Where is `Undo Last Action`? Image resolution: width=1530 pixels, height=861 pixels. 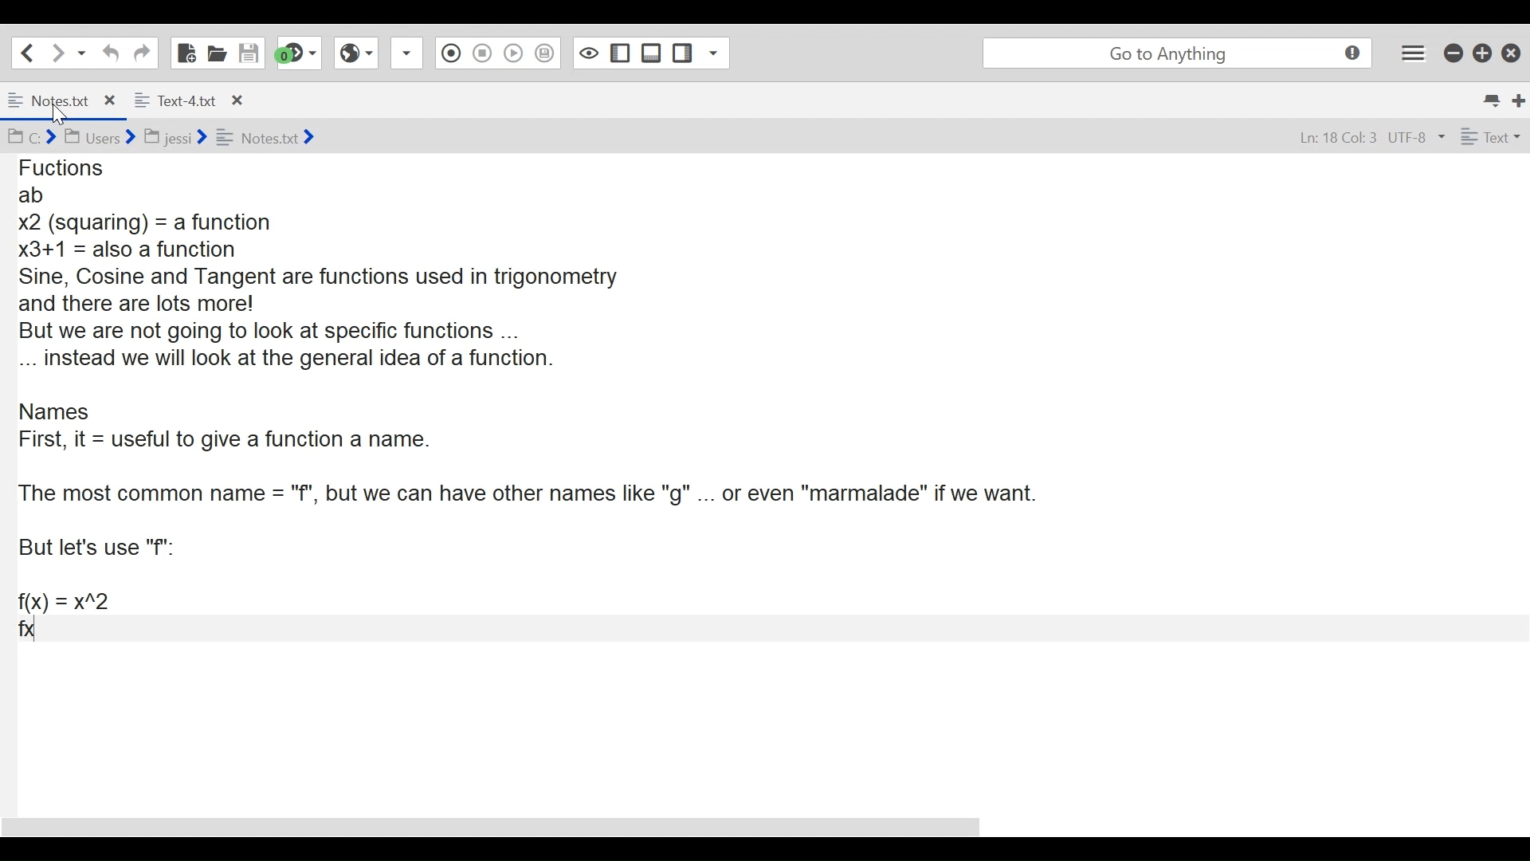 Undo Last Action is located at coordinates (108, 53).